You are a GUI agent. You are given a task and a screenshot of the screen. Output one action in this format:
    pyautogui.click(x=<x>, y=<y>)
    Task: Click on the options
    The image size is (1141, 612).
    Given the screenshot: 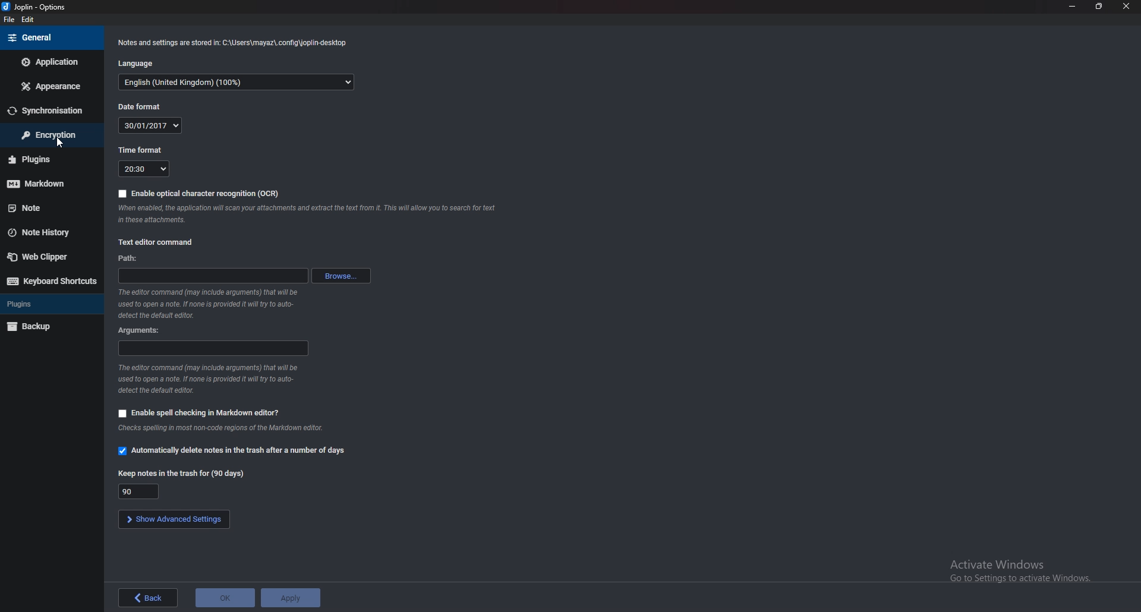 What is the action you would take?
    pyautogui.click(x=39, y=6)
    